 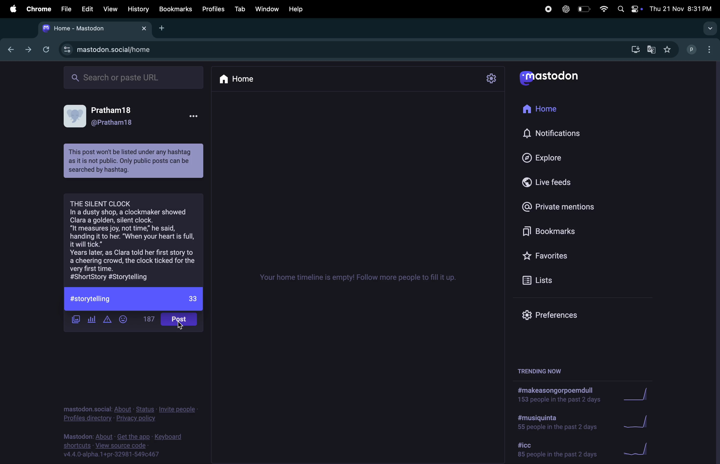 What do you see at coordinates (554, 183) in the screenshot?
I see `live feeds` at bounding box center [554, 183].